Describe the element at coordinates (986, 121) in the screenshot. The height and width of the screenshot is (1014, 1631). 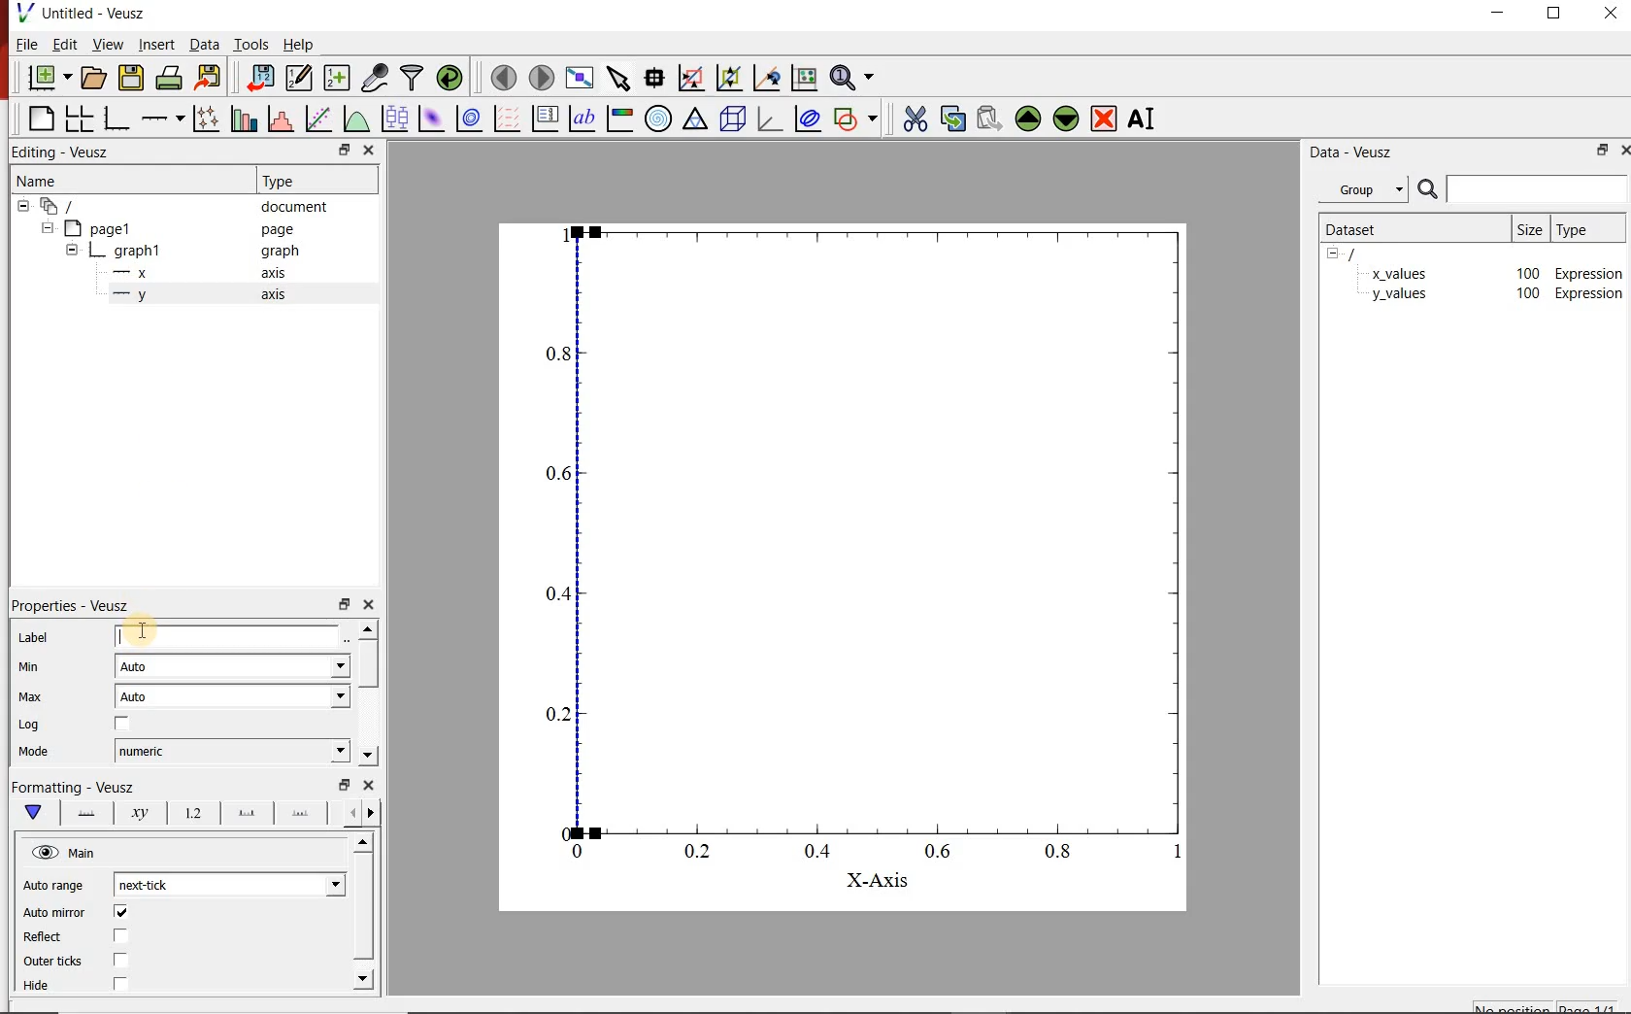
I see `paste the selected widget` at that location.